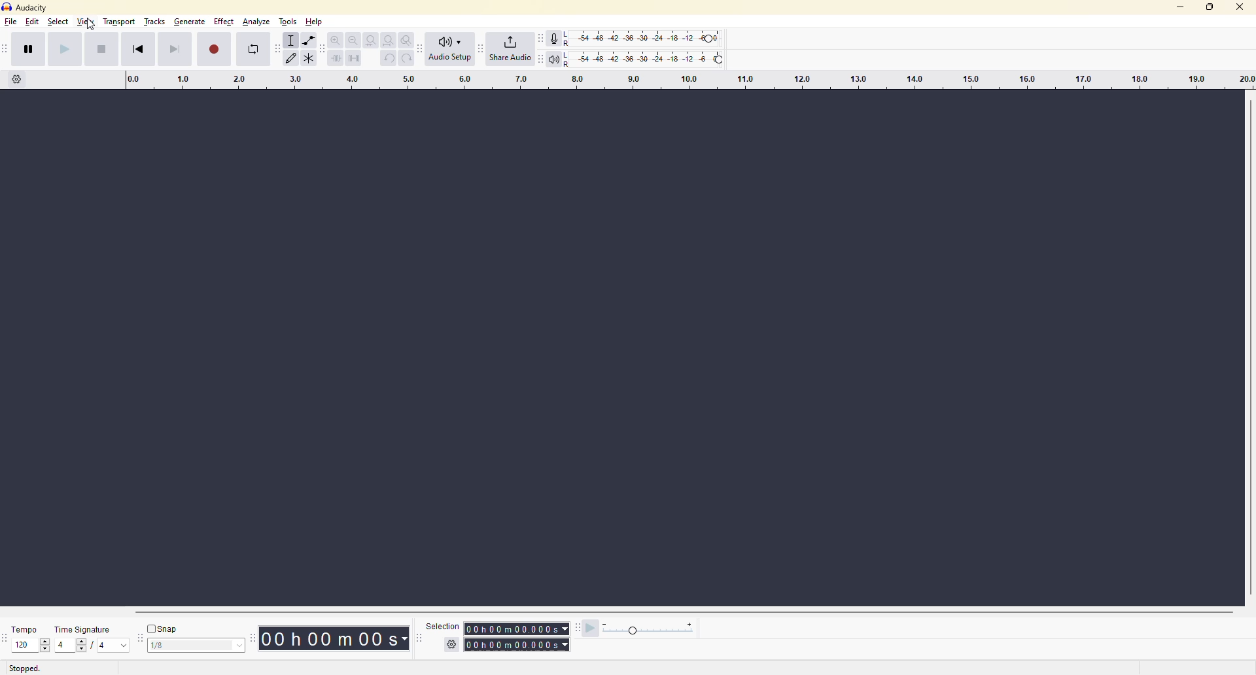 The width and height of the screenshot is (1256, 675). Describe the element at coordinates (17, 84) in the screenshot. I see `timeline options` at that location.